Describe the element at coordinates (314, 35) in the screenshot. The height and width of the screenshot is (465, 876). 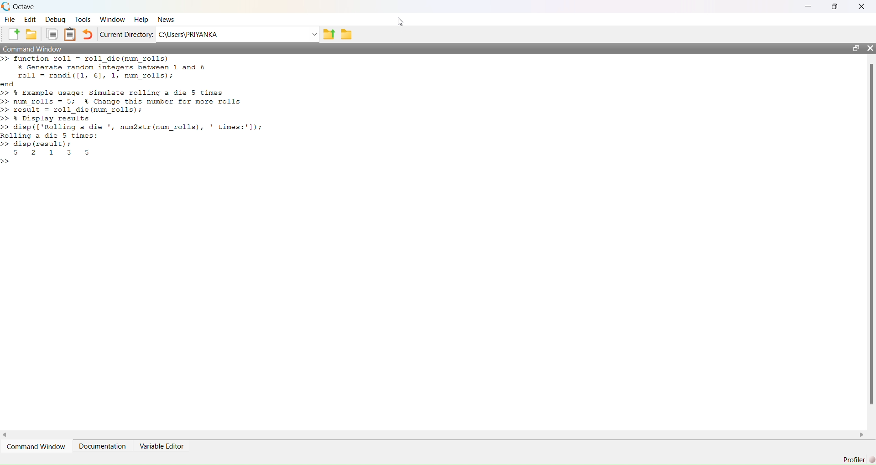
I see `Drop-down ` at that location.